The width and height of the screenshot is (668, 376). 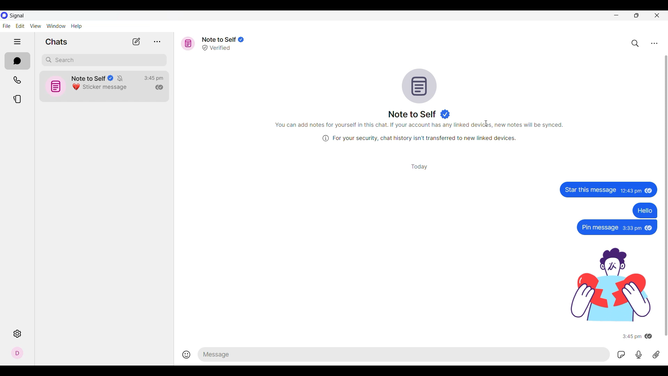 What do you see at coordinates (101, 87) in the screenshot?
I see `Sticker message` at bounding box center [101, 87].